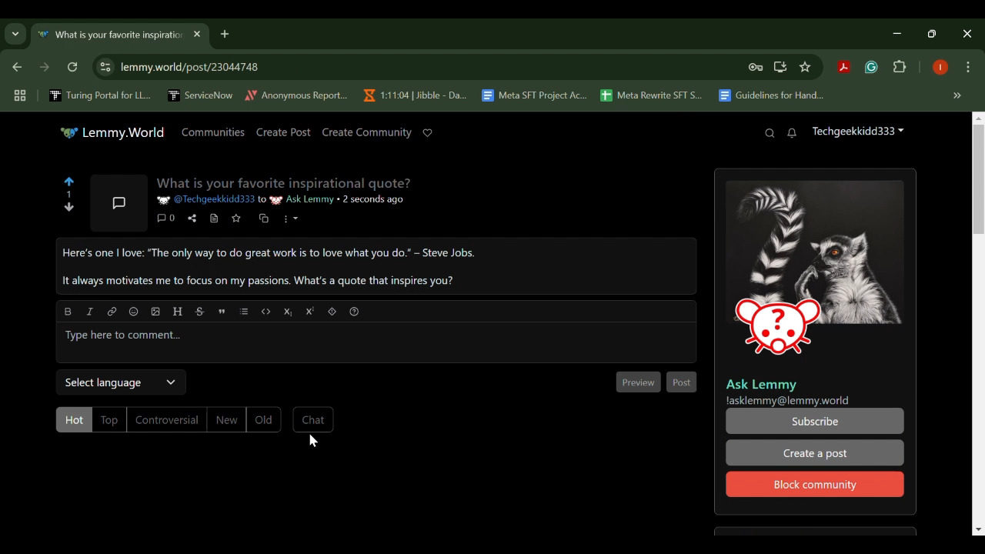 This screenshot has width=985, height=554. I want to click on Lemmy.World, so click(112, 132).